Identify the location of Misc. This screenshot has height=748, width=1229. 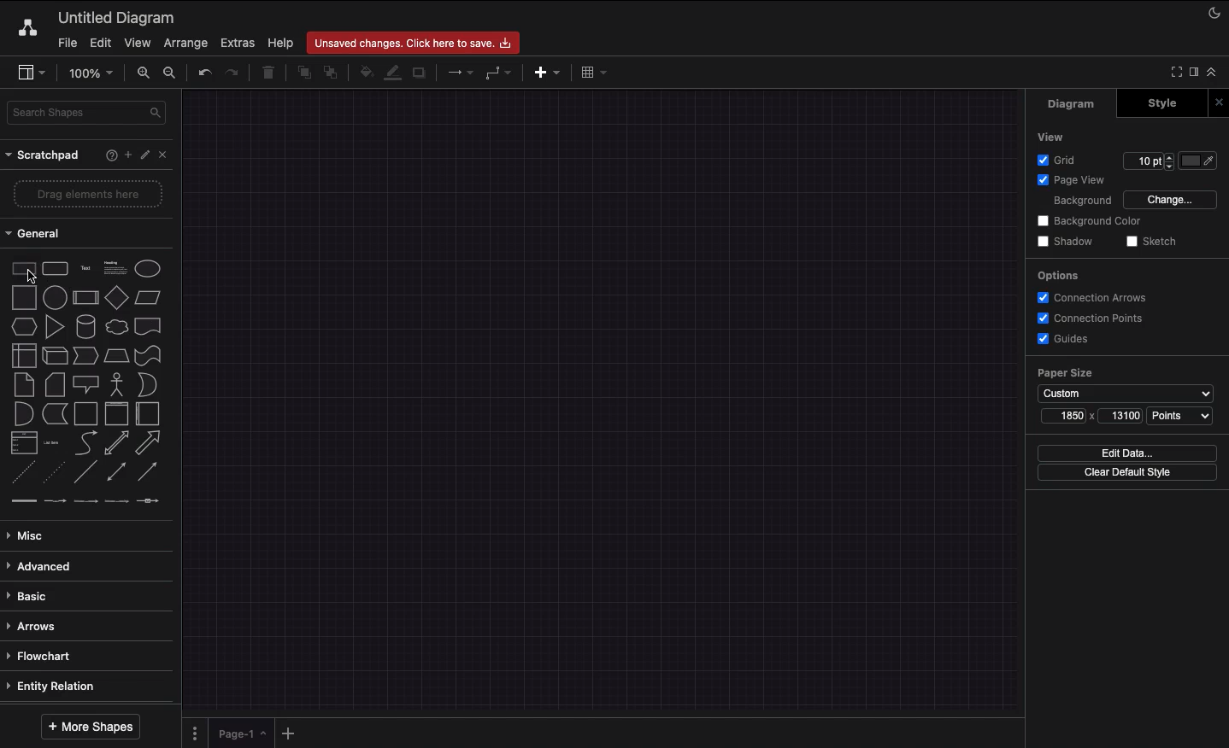
(26, 535).